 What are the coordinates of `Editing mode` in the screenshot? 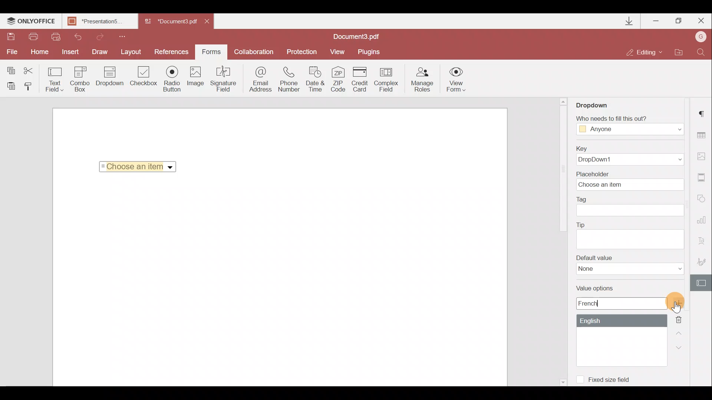 It's located at (645, 52).